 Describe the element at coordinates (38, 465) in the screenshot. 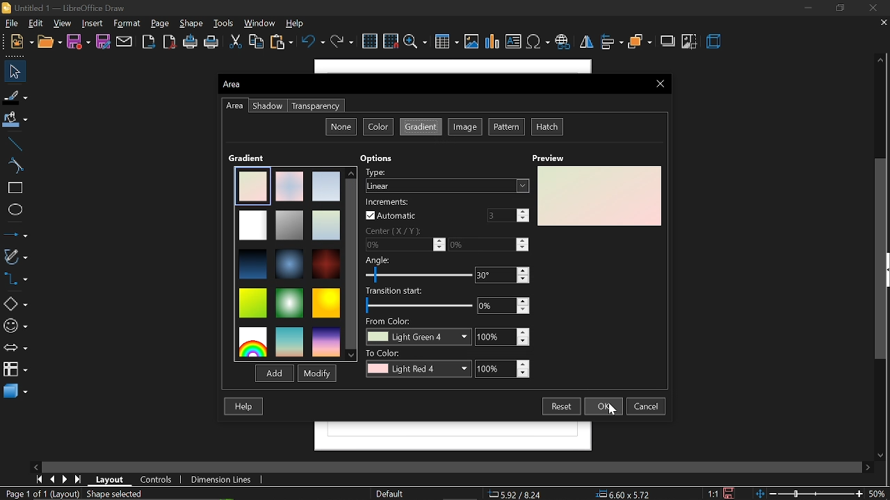

I see `Move left` at that location.